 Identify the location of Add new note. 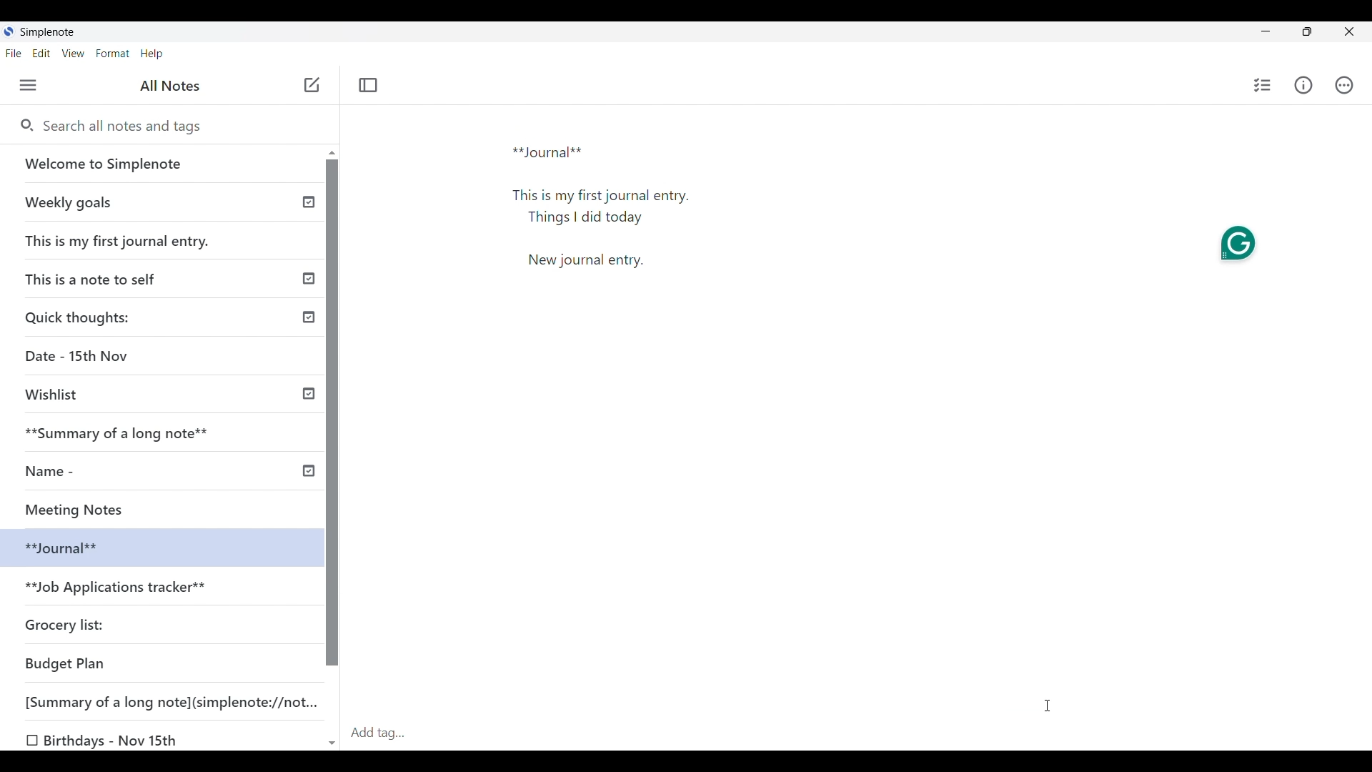
(312, 84).